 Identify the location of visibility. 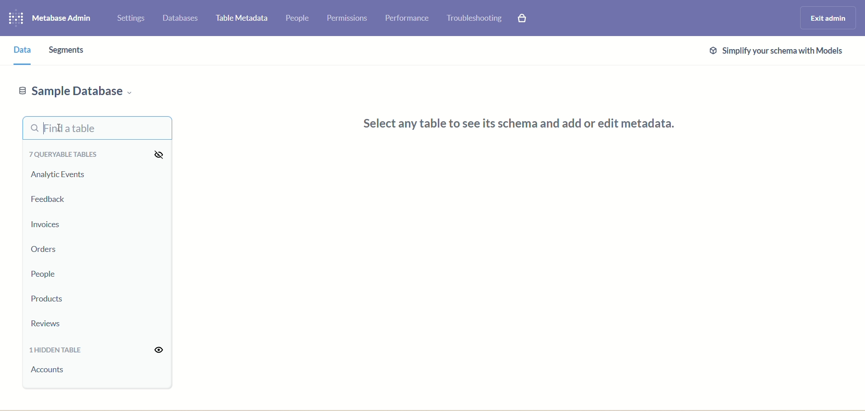
(156, 155).